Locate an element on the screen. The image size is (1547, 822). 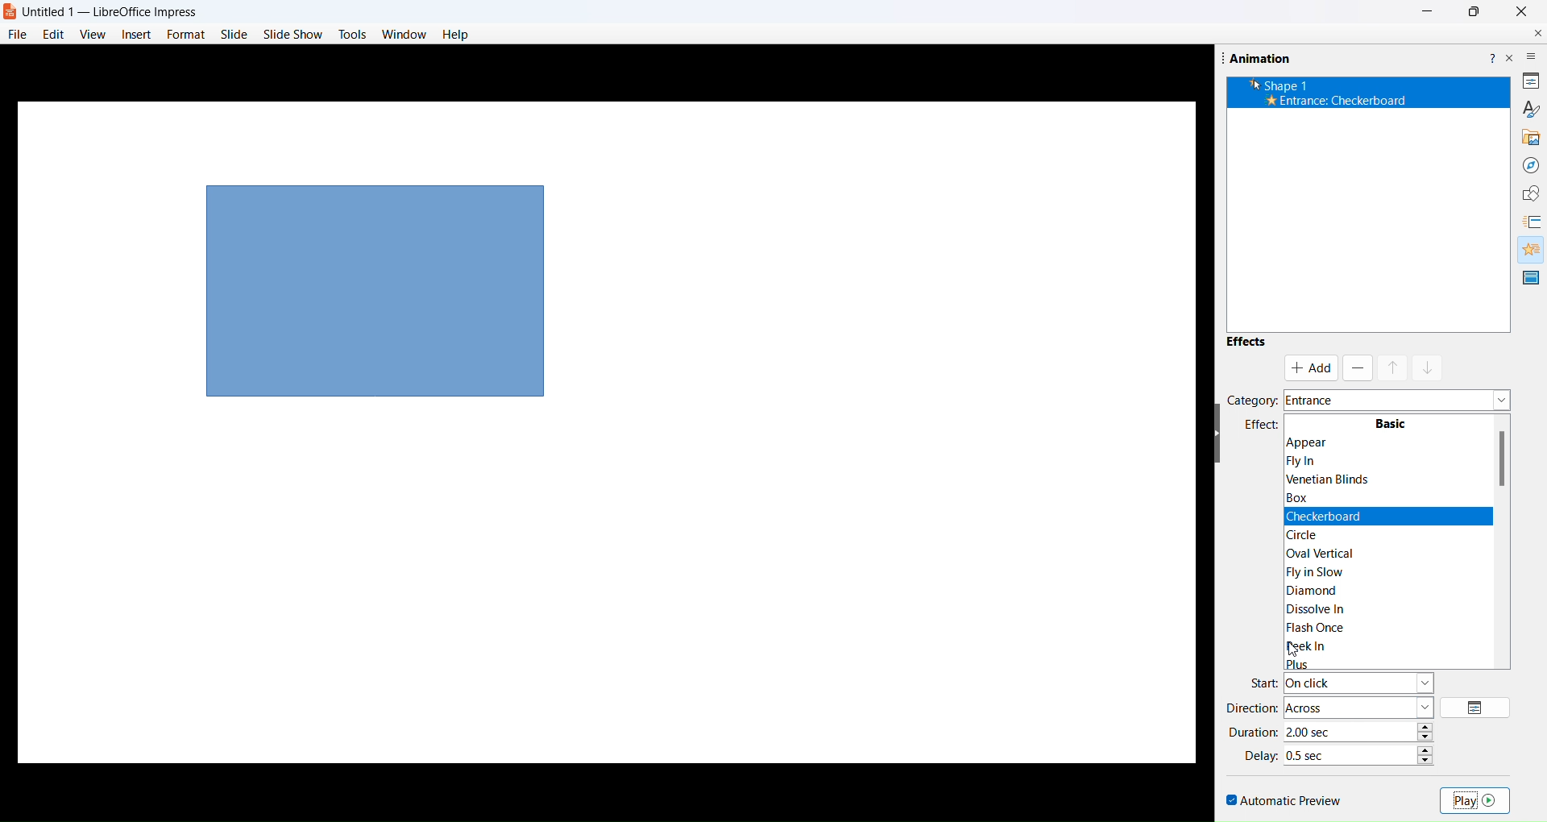
venetian blinds is located at coordinates (1335, 479).